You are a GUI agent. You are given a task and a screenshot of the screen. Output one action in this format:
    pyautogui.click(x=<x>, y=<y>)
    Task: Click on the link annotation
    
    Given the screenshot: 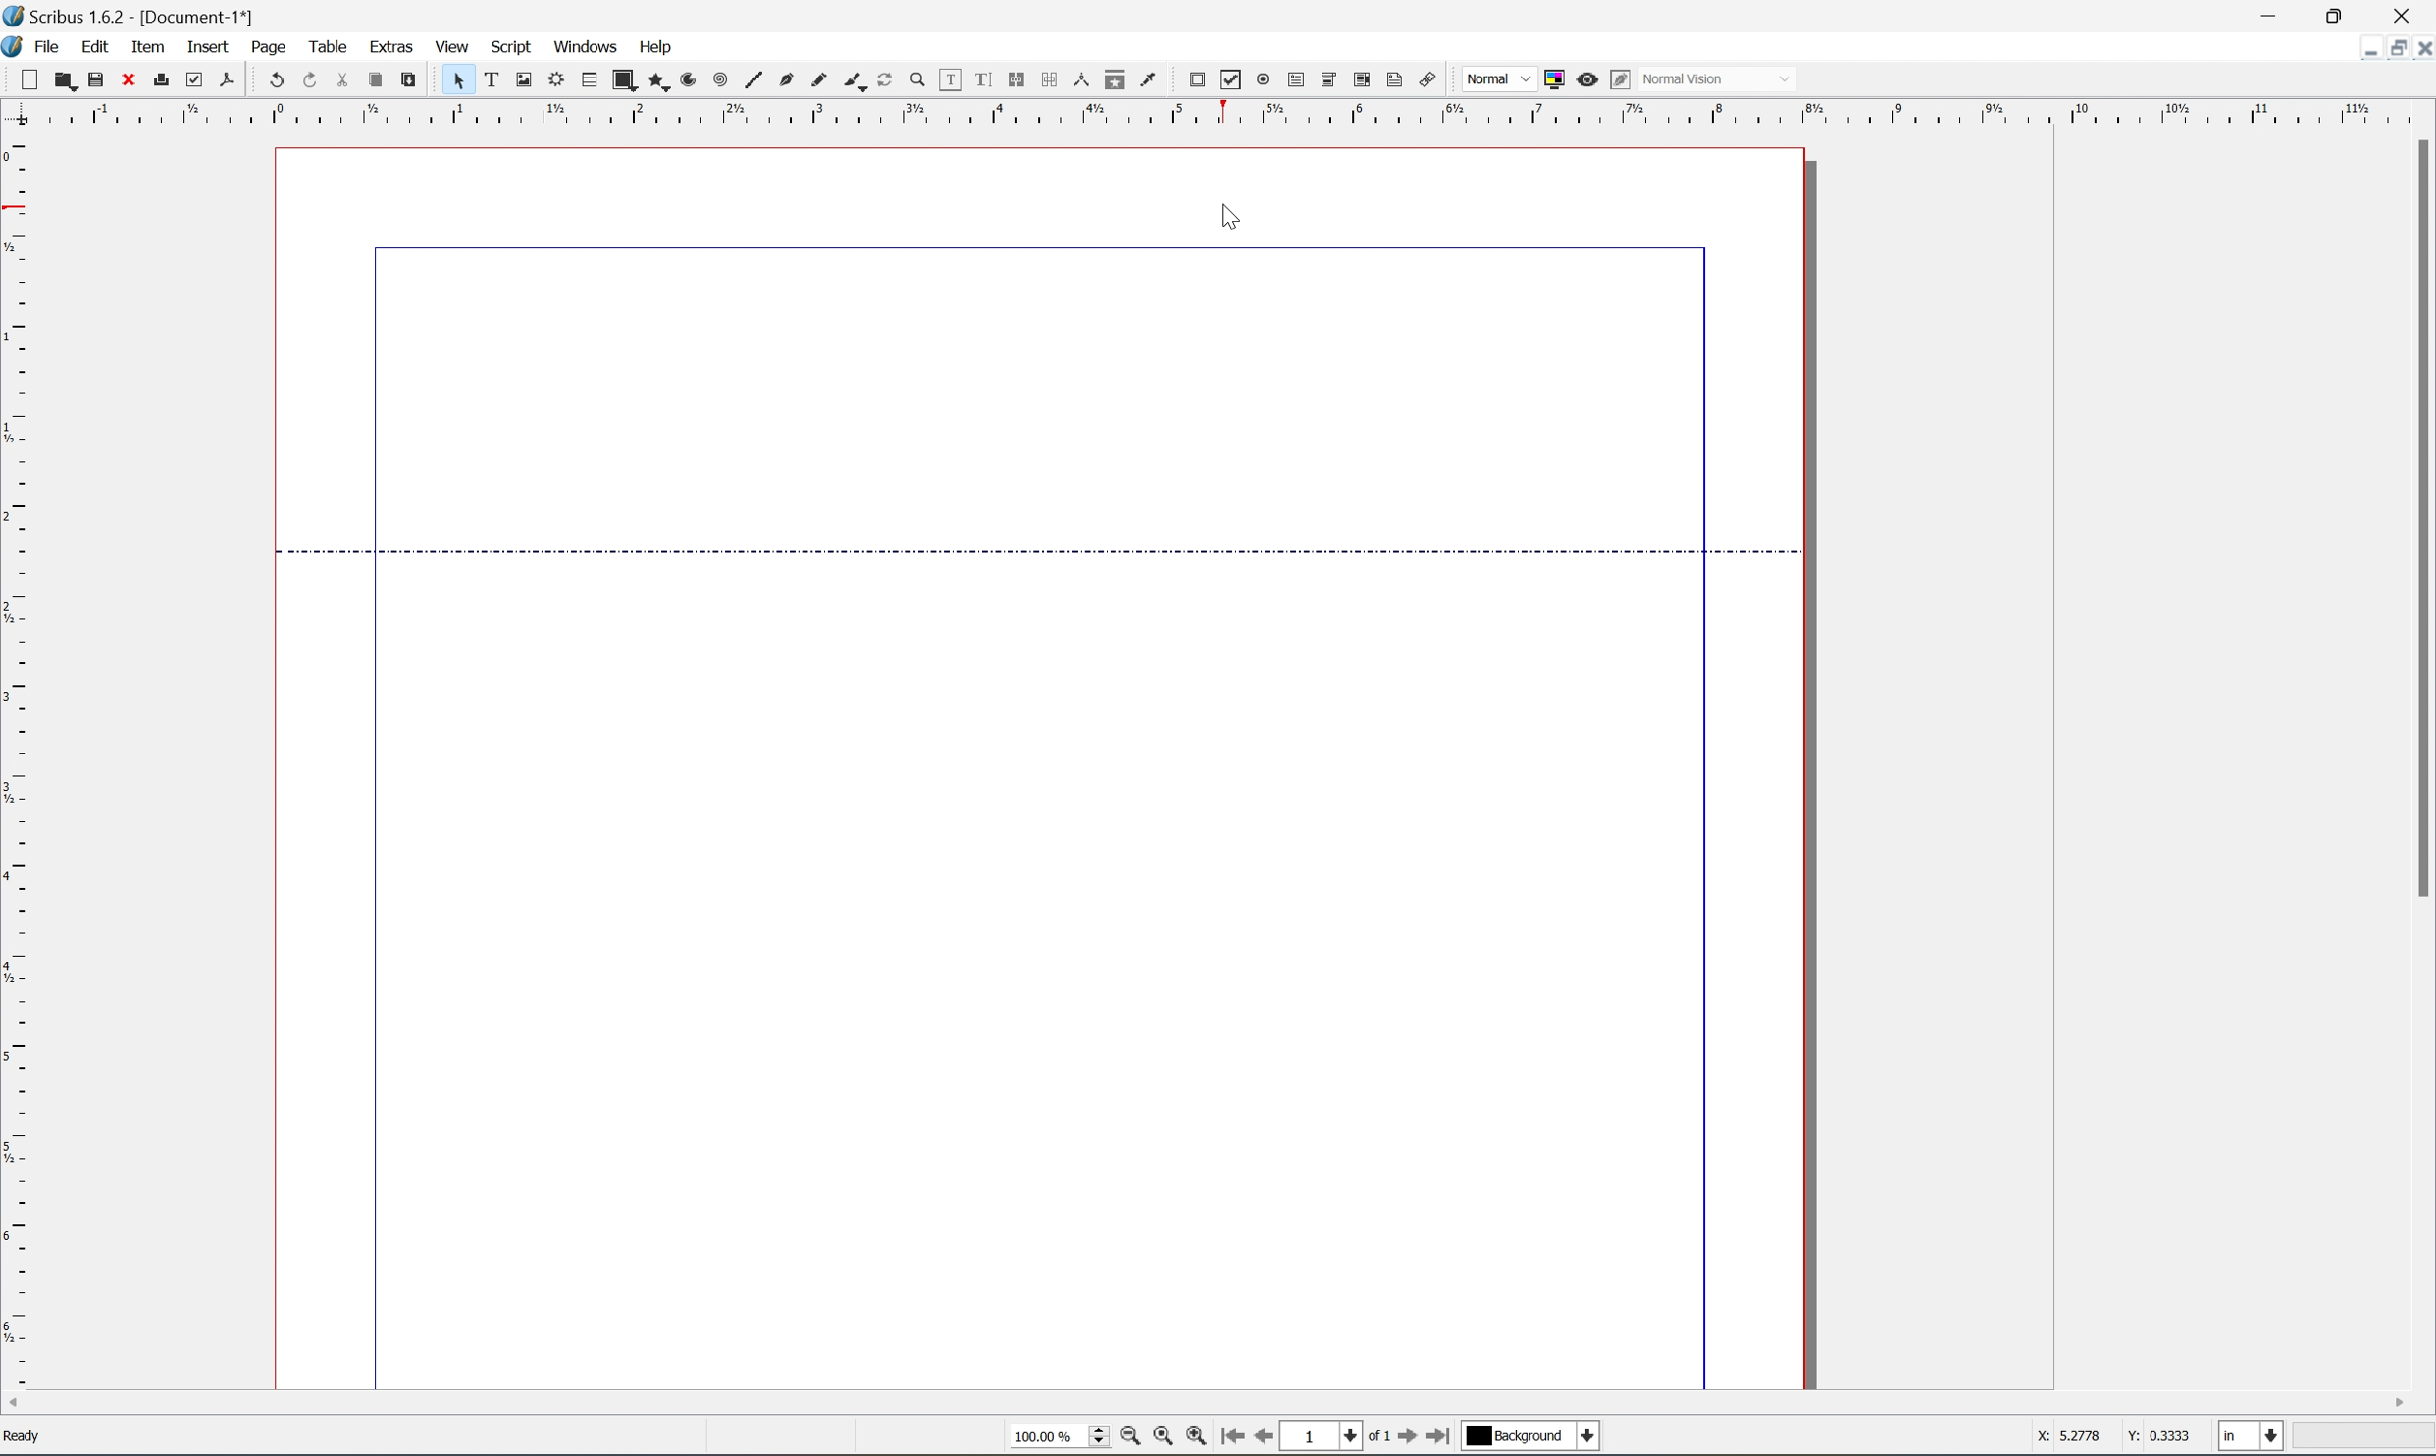 What is the action you would take?
    pyautogui.click(x=1428, y=79)
    